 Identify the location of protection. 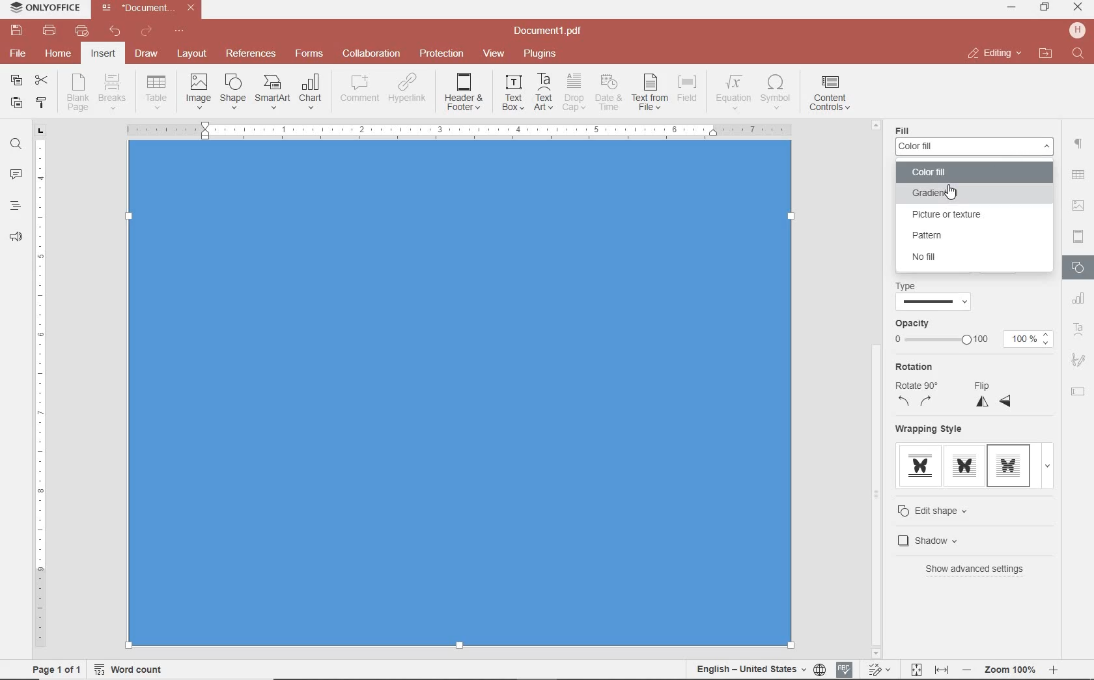
(442, 54).